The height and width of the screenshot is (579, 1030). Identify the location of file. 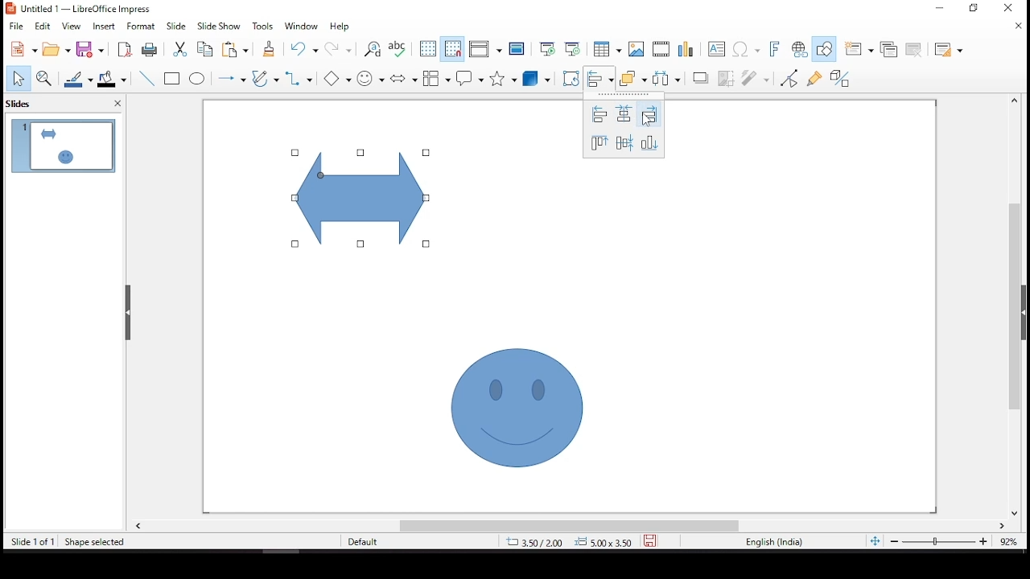
(16, 25).